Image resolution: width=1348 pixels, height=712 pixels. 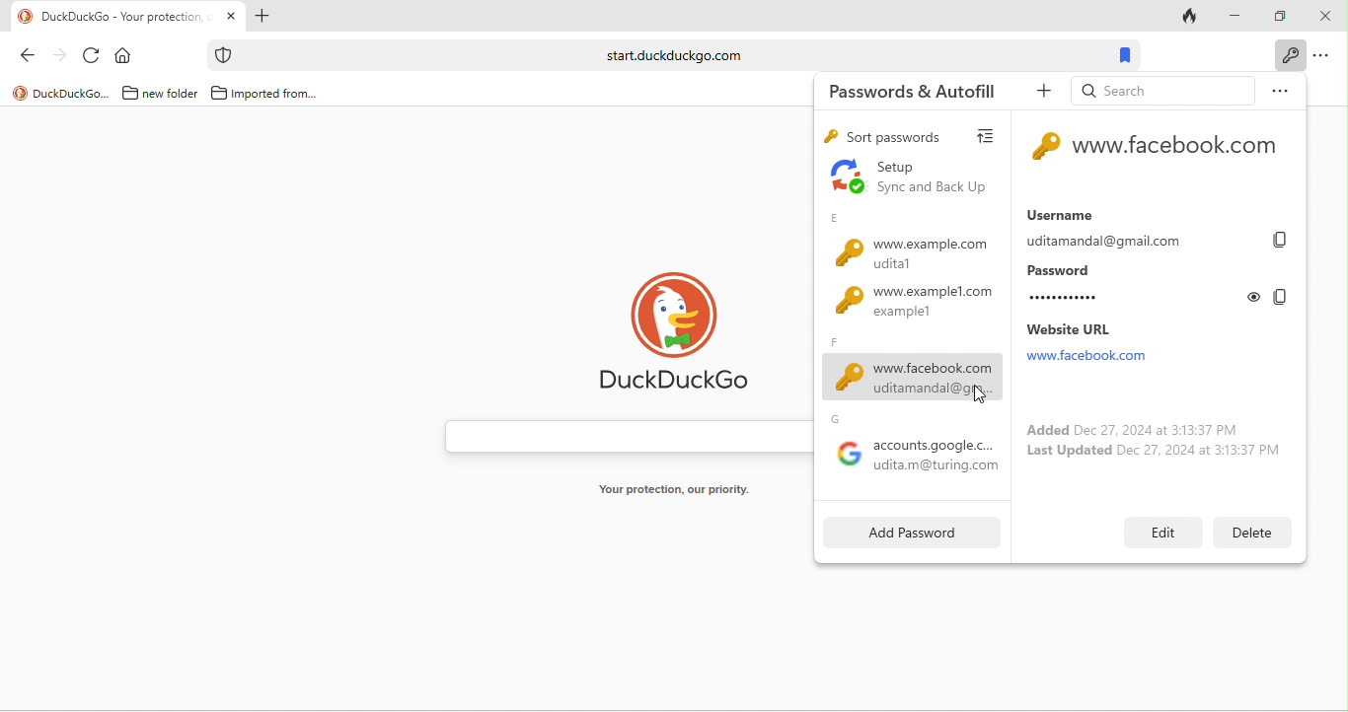 I want to click on option, so click(x=1325, y=57).